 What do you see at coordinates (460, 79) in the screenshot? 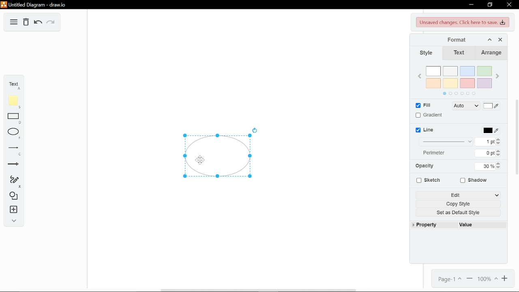
I see `Colors` at bounding box center [460, 79].